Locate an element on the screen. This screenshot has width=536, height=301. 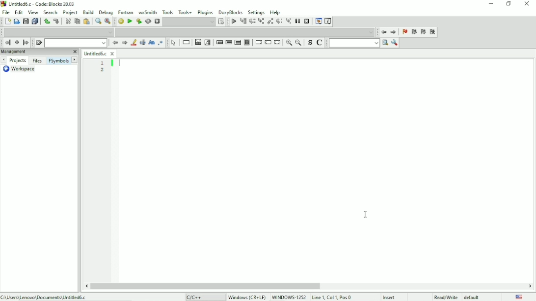
Next is located at coordinates (75, 59).